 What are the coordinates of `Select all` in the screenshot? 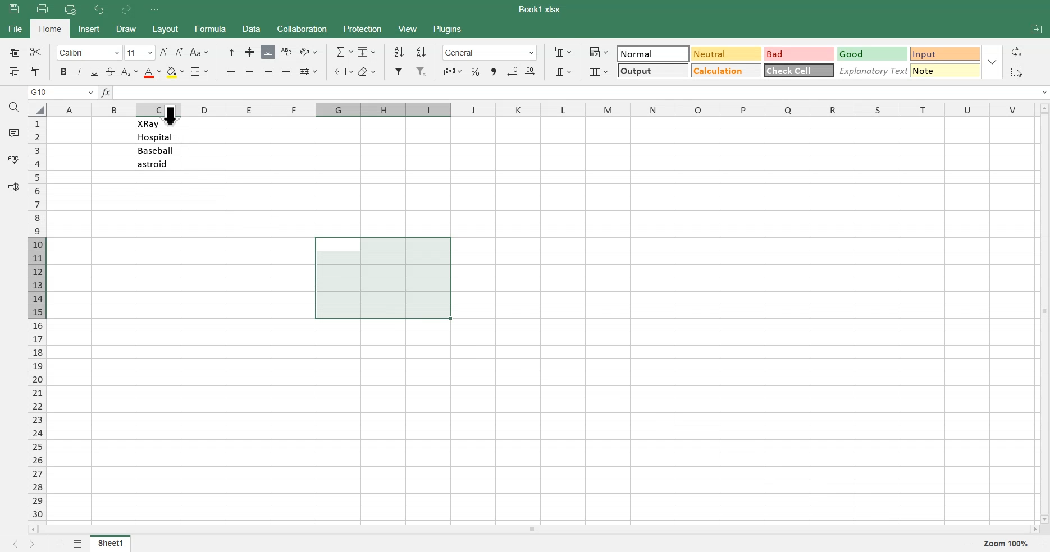 It's located at (1016, 71).